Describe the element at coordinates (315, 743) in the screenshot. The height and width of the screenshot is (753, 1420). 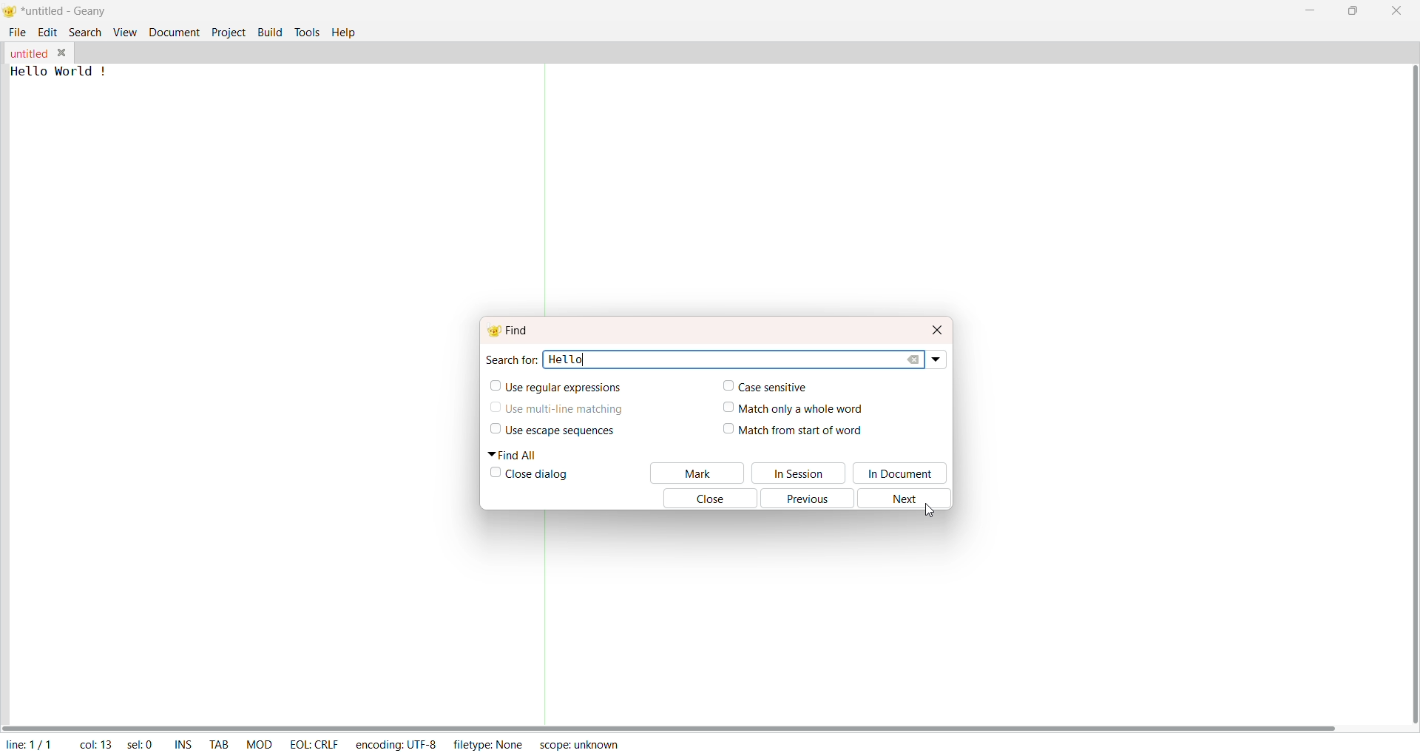
I see `EOL: CRLF` at that location.